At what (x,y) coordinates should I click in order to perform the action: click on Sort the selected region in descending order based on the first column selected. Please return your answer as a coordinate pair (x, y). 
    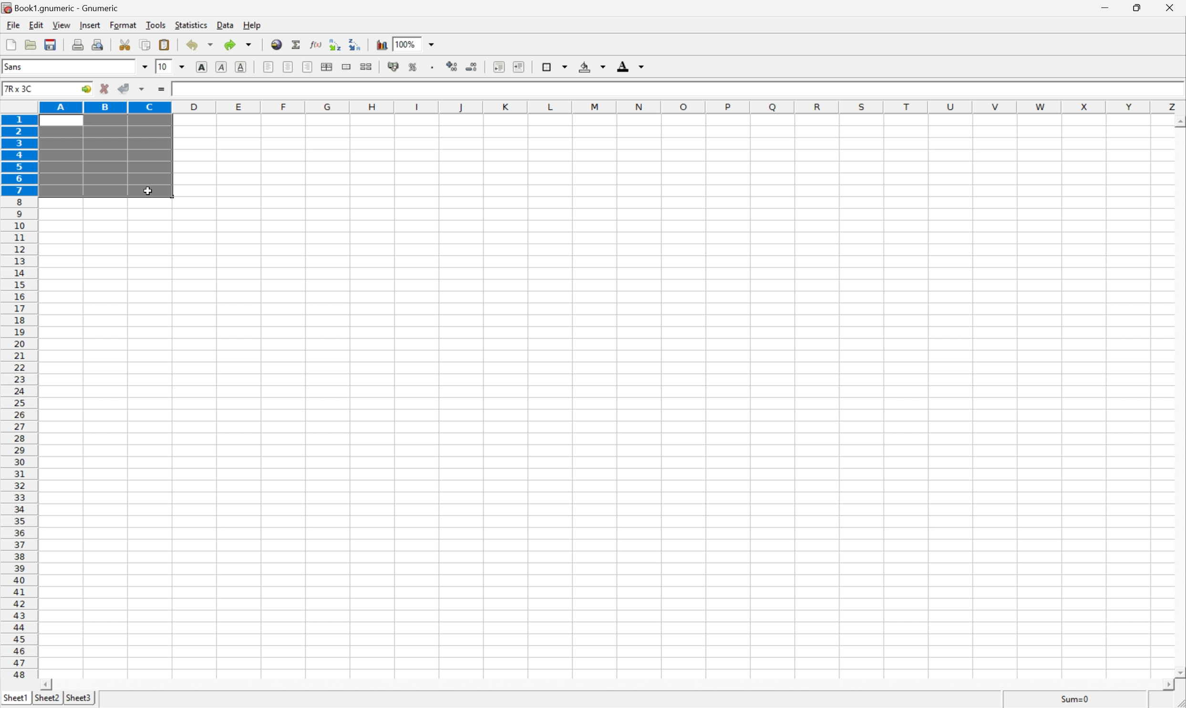
    Looking at the image, I should click on (355, 45).